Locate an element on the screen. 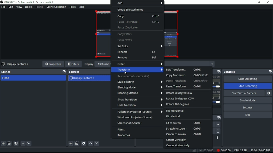 This screenshot has height=153, width=273. Display is located at coordinates (89, 64).